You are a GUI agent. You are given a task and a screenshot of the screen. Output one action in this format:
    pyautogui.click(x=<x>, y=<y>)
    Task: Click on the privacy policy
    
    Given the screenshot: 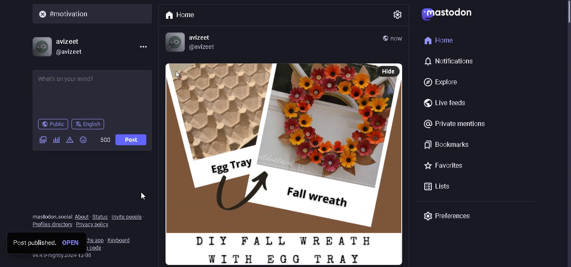 What is the action you would take?
    pyautogui.click(x=96, y=225)
    